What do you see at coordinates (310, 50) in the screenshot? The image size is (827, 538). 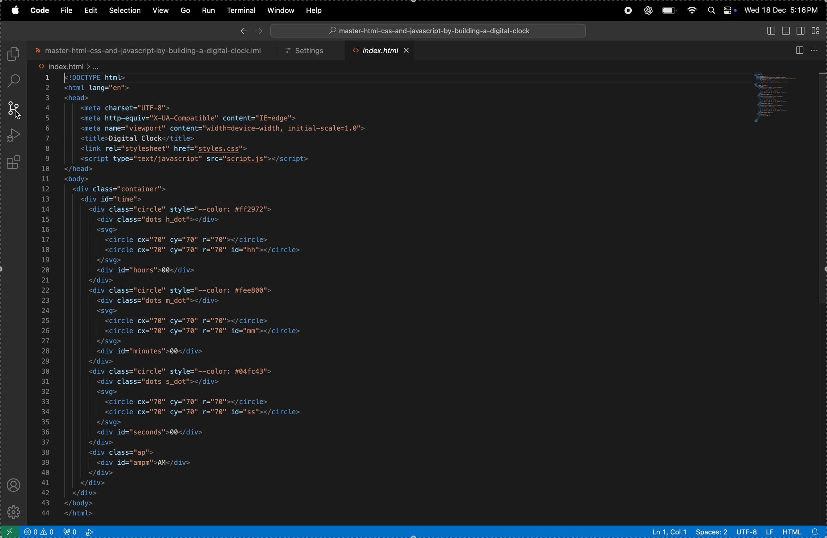 I see `settings` at bounding box center [310, 50].